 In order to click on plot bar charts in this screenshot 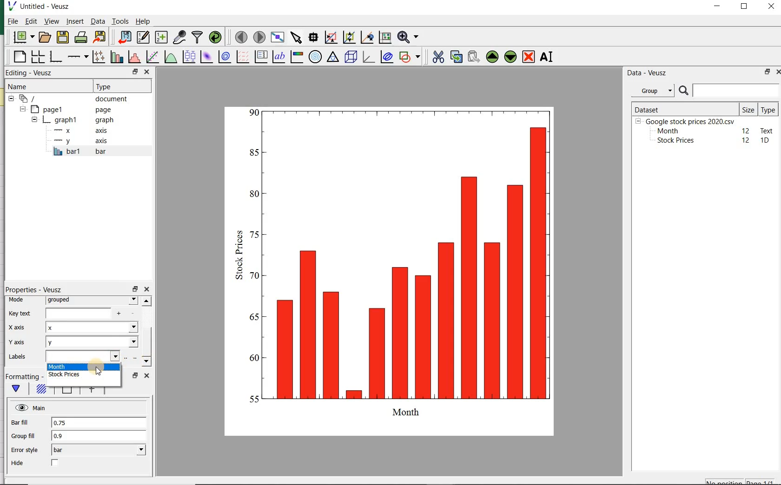, I will do `click(115, 58)`.